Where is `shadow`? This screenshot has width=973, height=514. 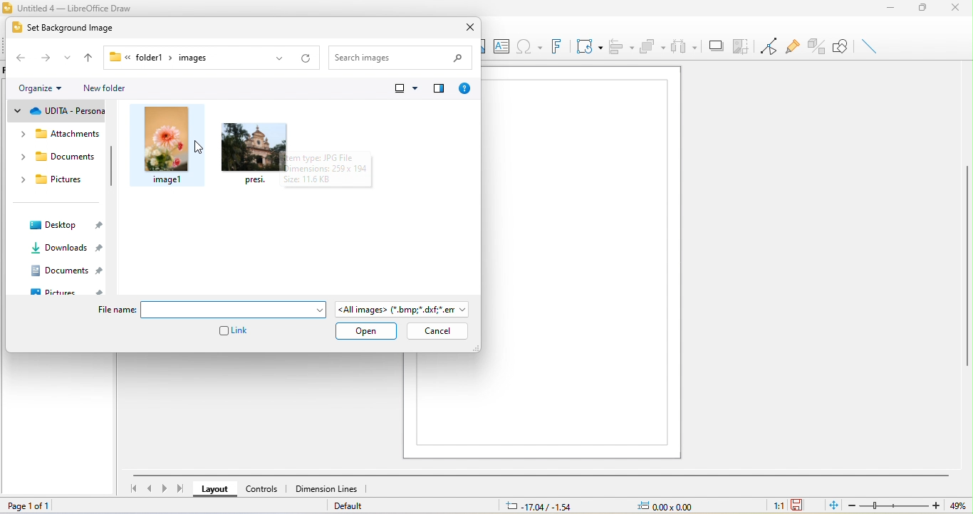 shadow is located at coordinates (715, 46).